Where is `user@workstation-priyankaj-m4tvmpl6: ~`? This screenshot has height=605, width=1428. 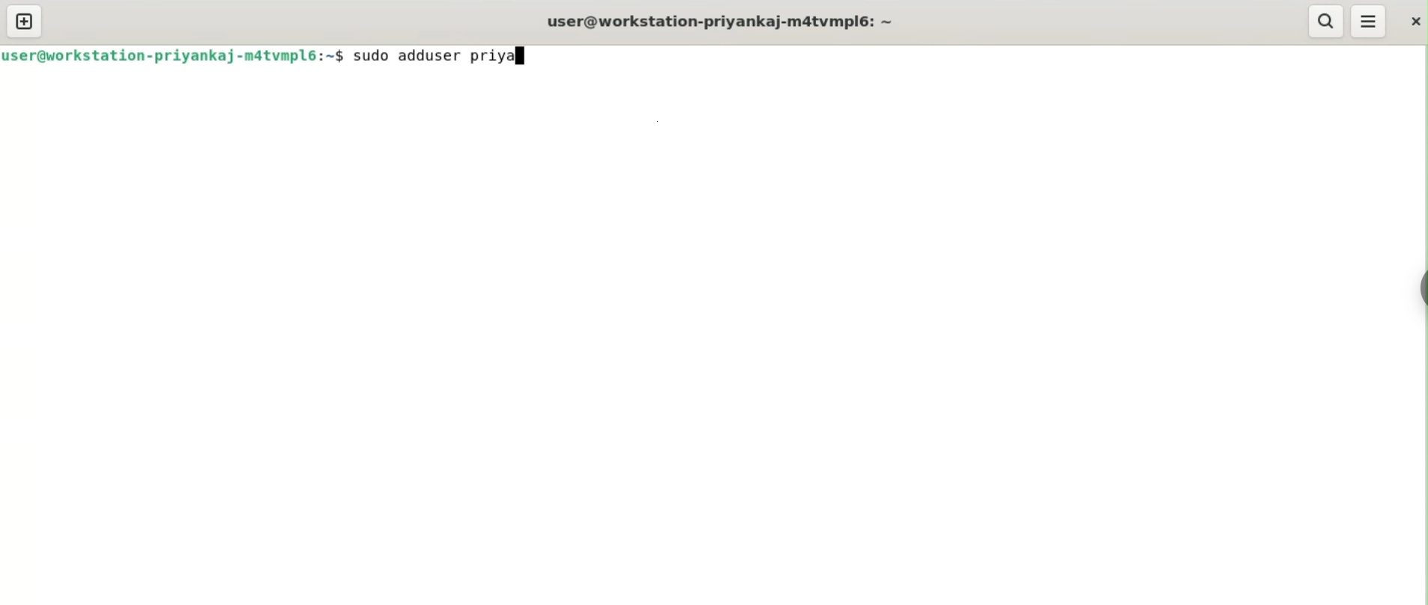 user@workstation-priyankaj-m4tvmpl6: ~ is located at coordinates (720, 23).